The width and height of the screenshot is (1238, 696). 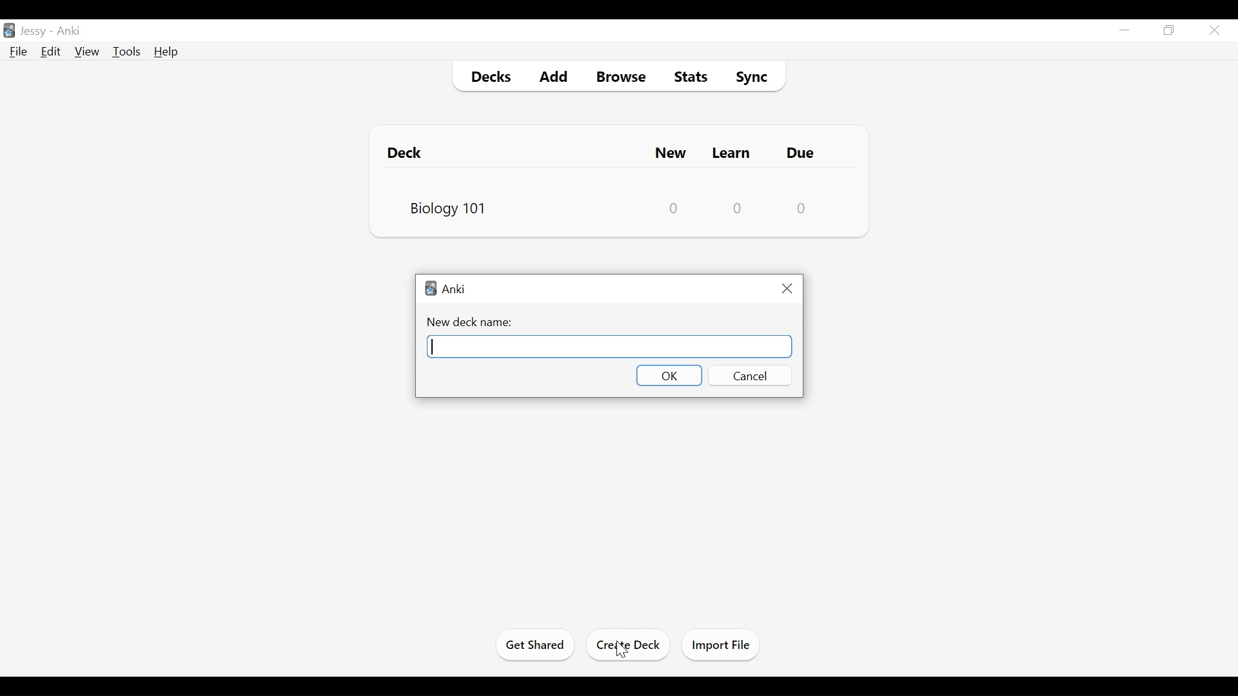 I want to click on Close, so click(x=785, y=289).